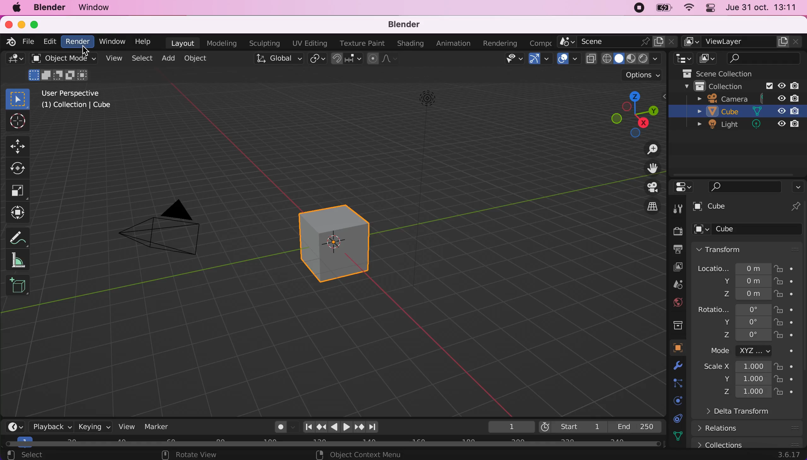 Image resolution: width=807 pixels, height=460 pixels. What do you see at coordinates (675, 400) in the screenshot?
I see `physics` at bounding box center [675, 400].